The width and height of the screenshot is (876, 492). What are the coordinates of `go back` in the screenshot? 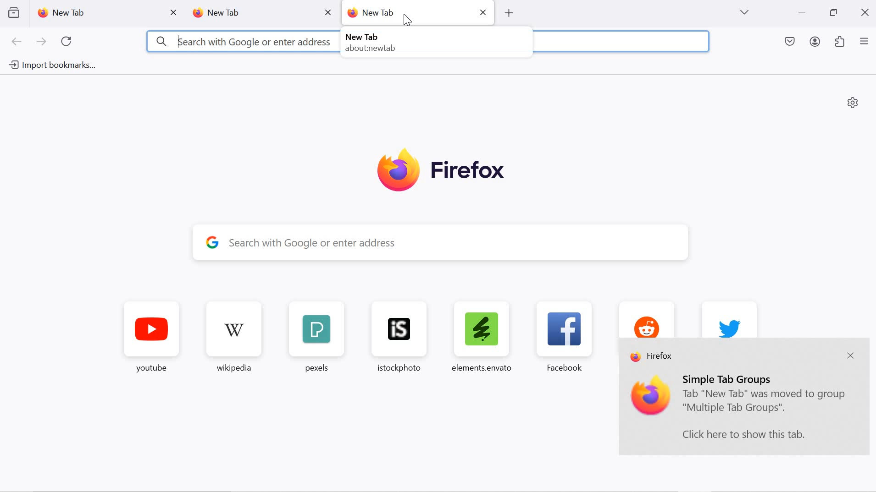 It's located at (17, 42).